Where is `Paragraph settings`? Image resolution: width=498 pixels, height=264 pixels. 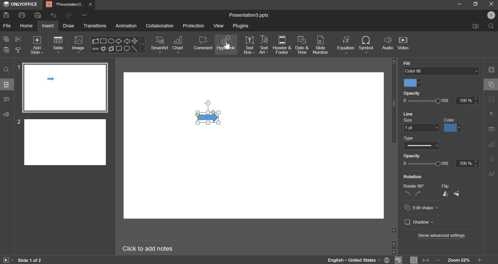 Paragraph settings is located at coordinates (491, 114).